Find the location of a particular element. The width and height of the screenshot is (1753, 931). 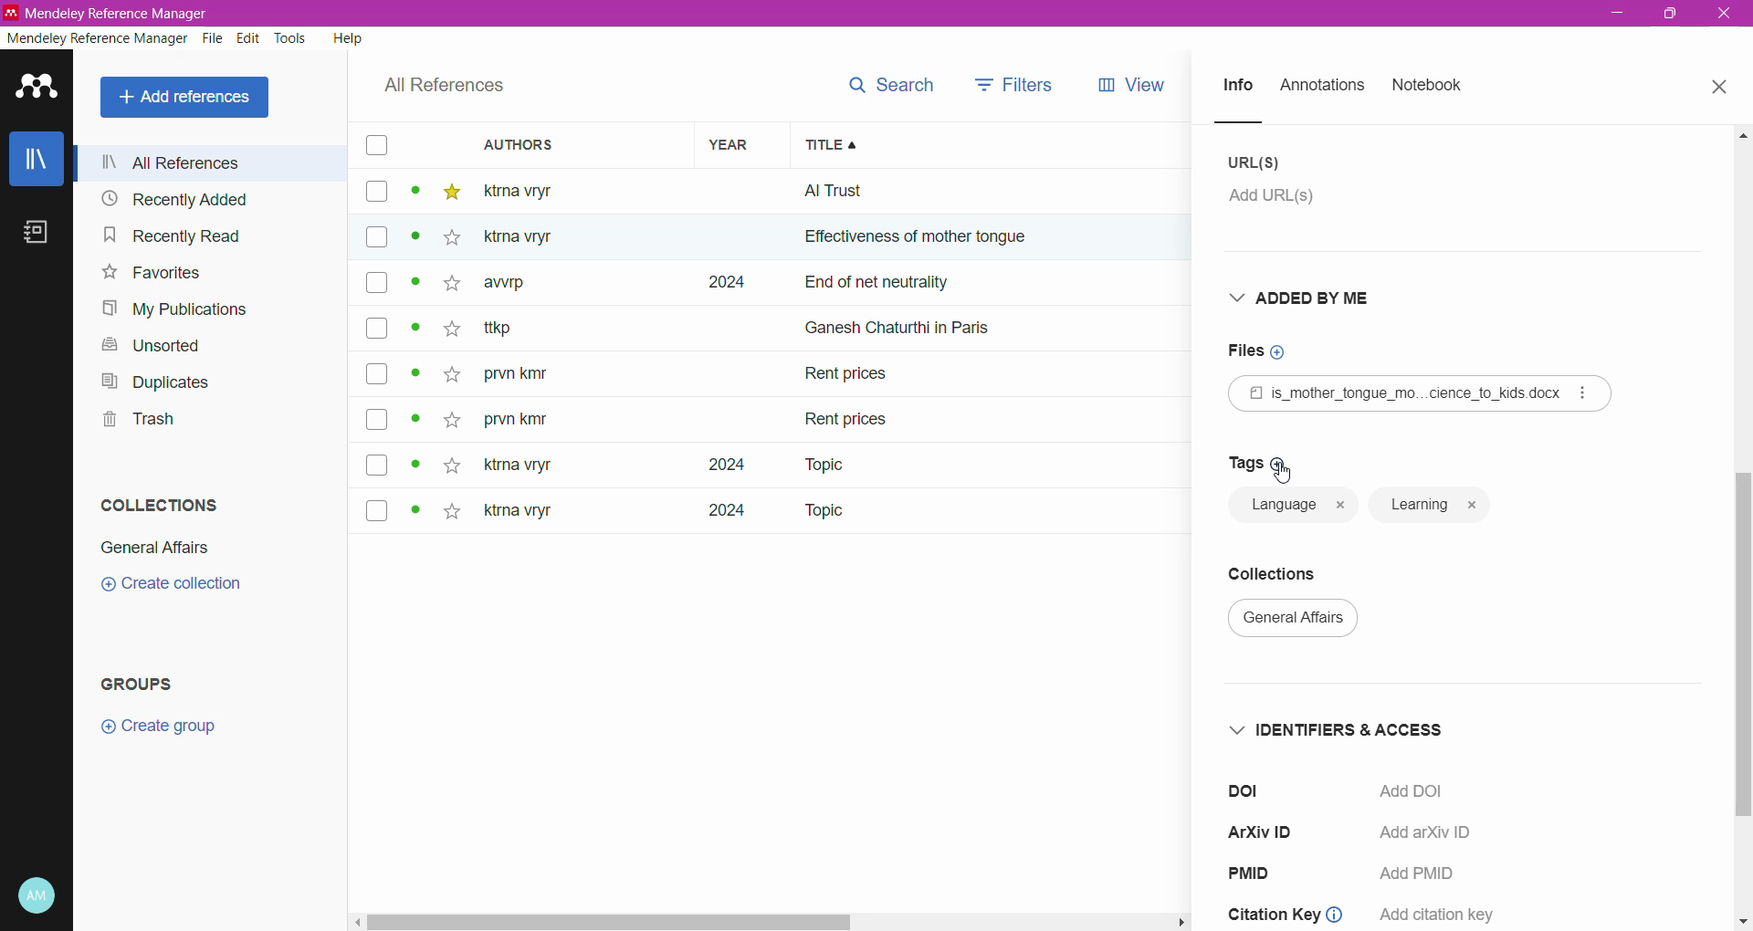

end of net neutrally  is located at coordinates (999, 285).